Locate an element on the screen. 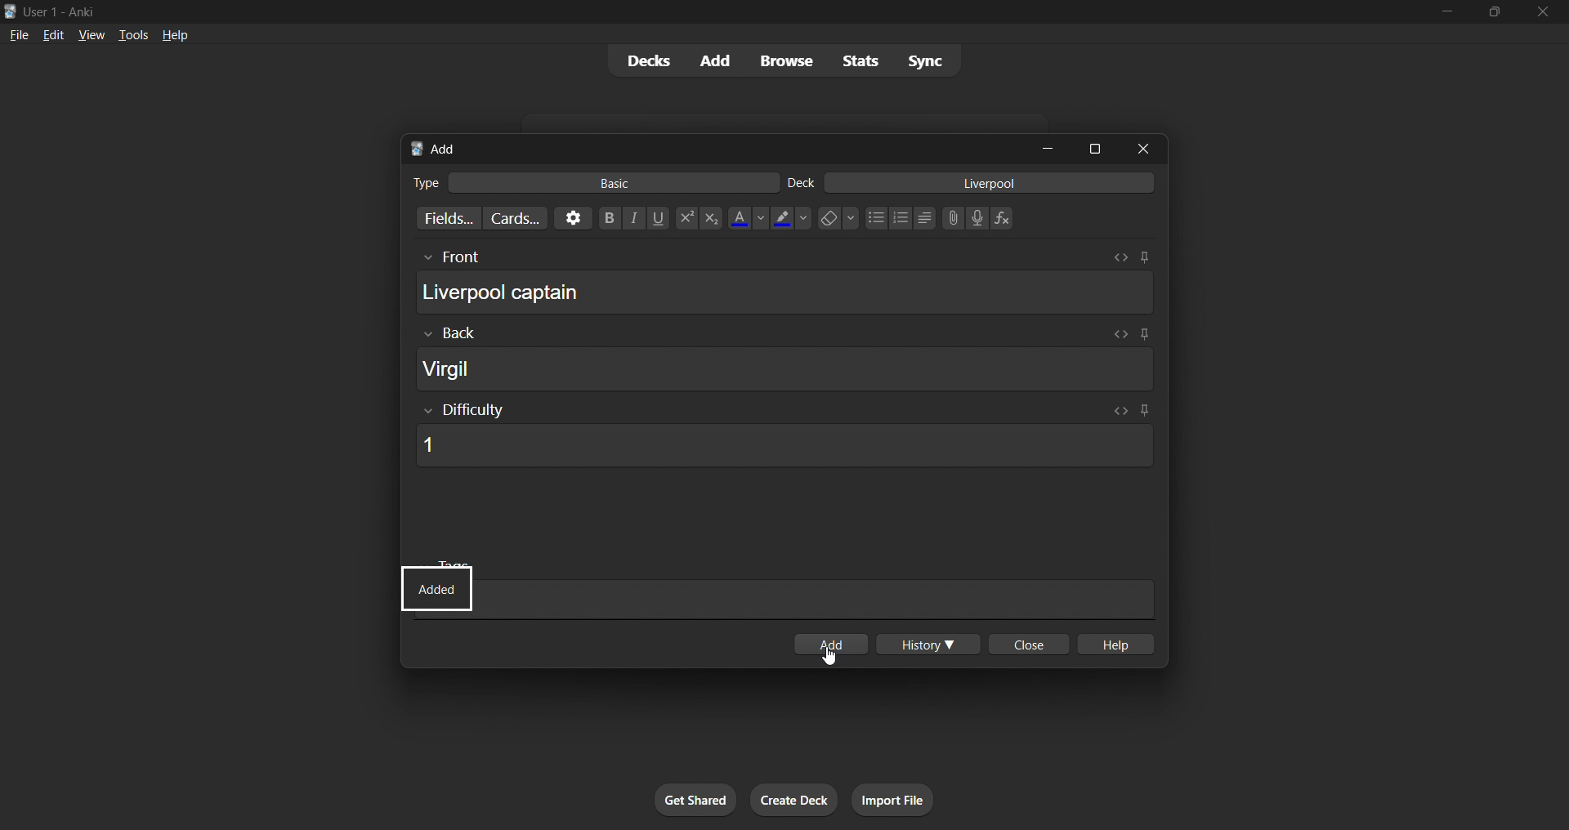 The image size is (1569, 830). close is located at coordinates (1543, 12).